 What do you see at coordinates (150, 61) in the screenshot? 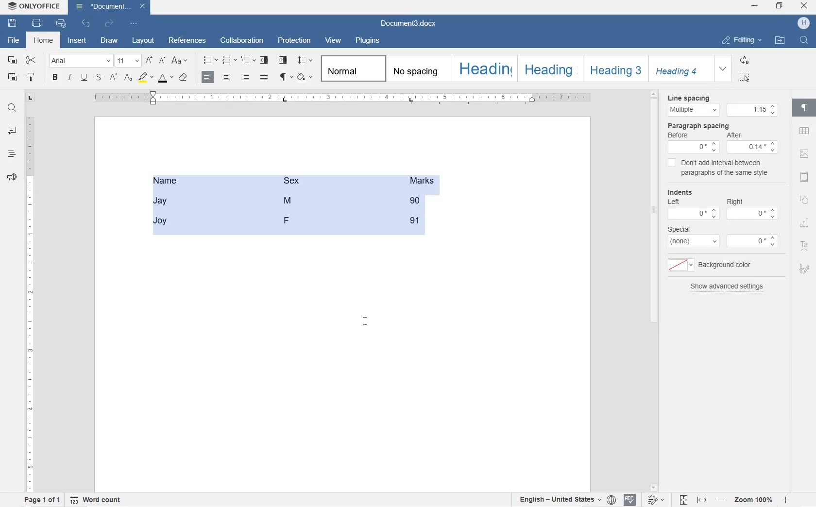
I see `INCREMENT FONT SIZE` at bounding box center [150, 61].